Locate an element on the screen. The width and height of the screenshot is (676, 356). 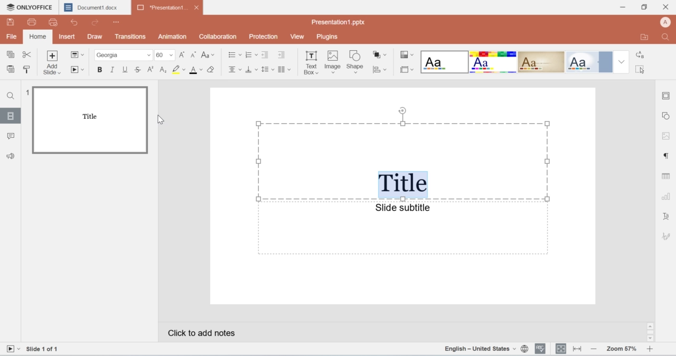
alignment is located at coordinates (561, 349).